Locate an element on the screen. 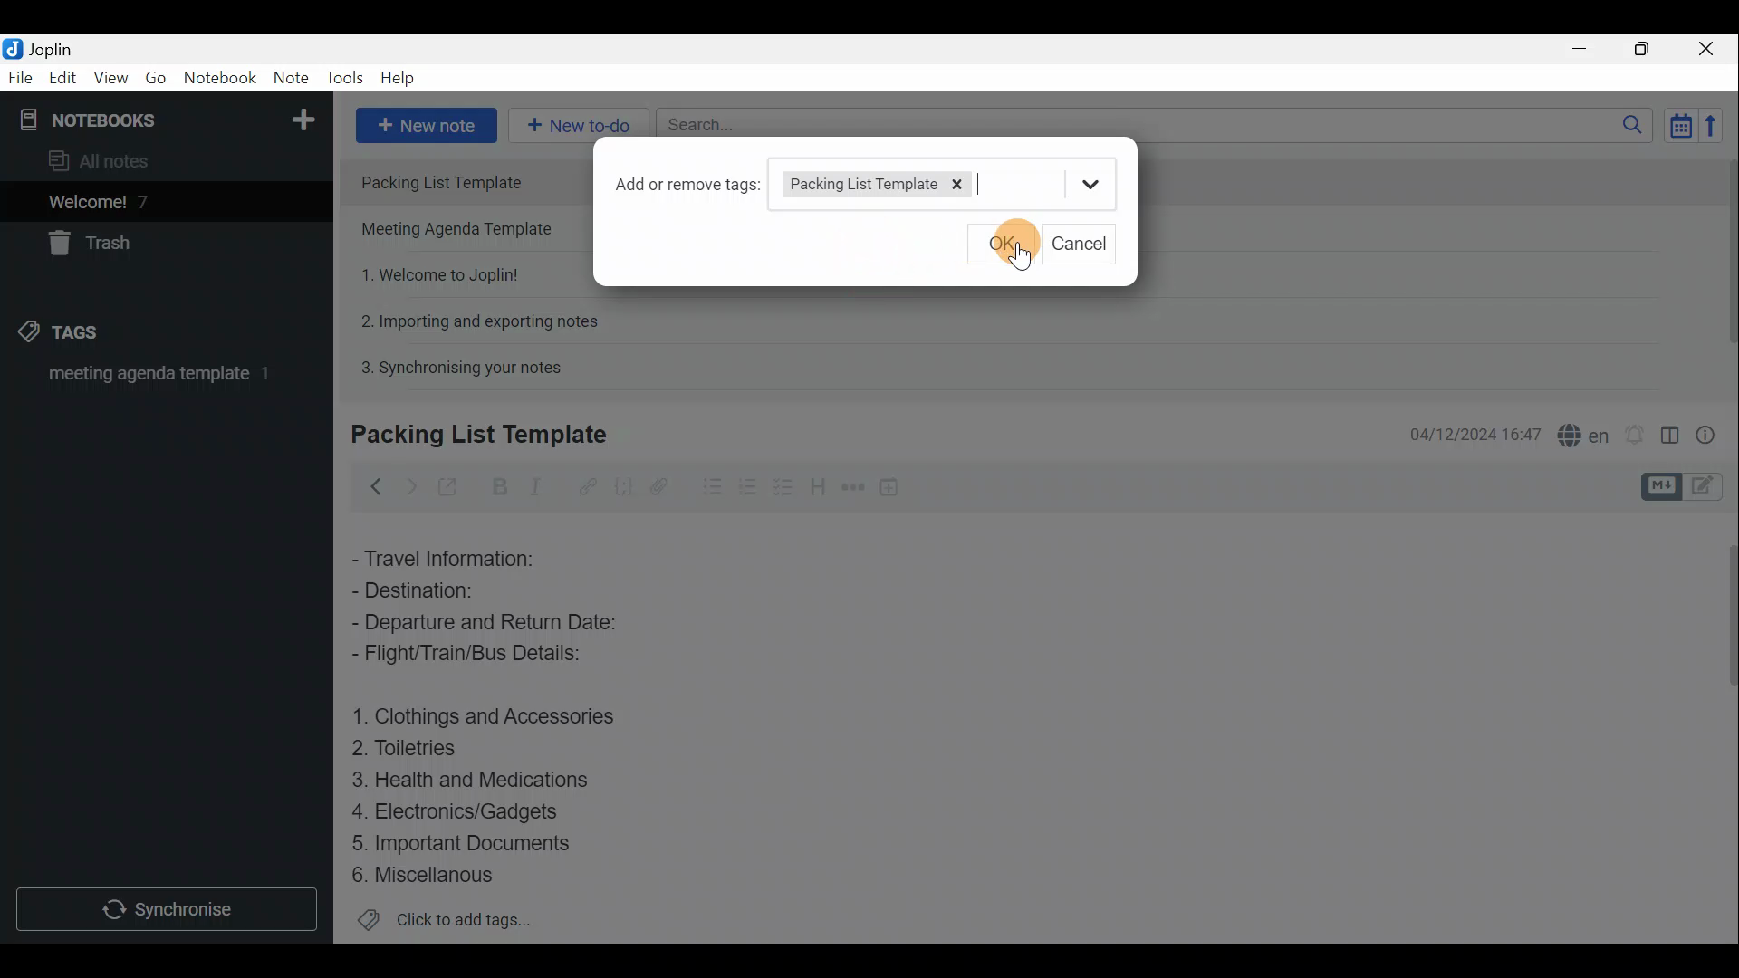 The image size is (1739, 978). Packing List Template is located at coordinates (466, 181).